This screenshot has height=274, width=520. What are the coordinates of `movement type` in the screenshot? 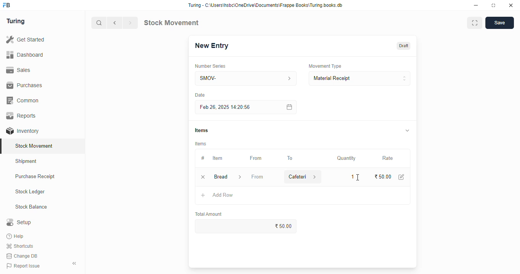 It's located at (325, 66).